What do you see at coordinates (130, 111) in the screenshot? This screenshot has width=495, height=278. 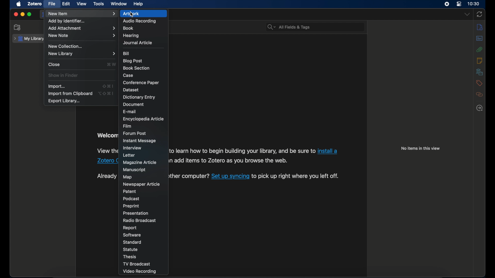 I see `e-mail` at bounding box center [130, 111].